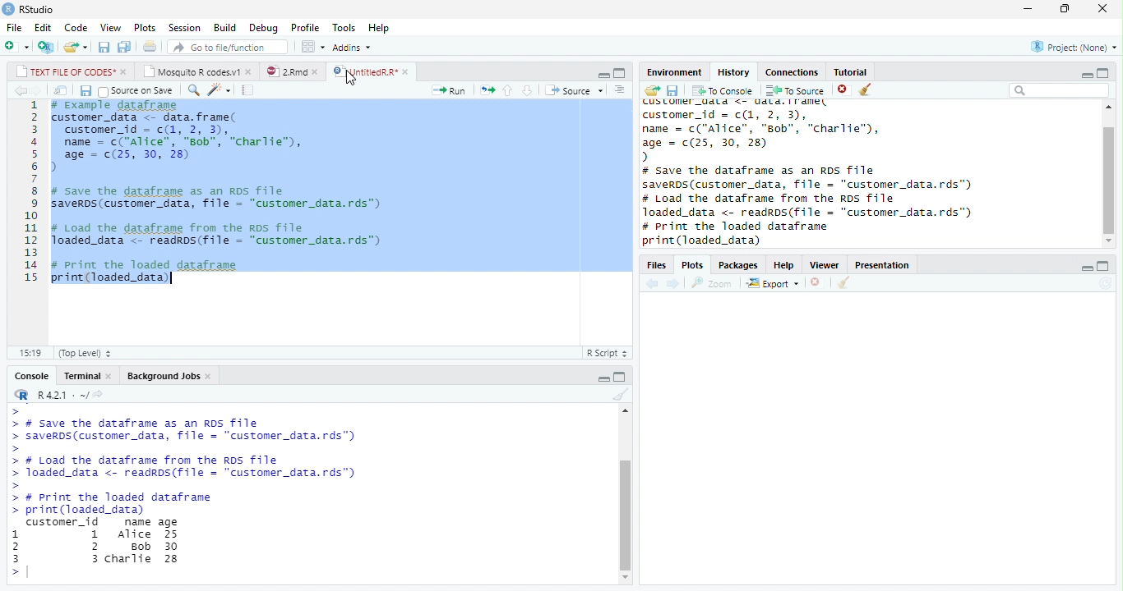 The image size is (1123, 591). I want to click on 1 2 3, so click(17, 548).